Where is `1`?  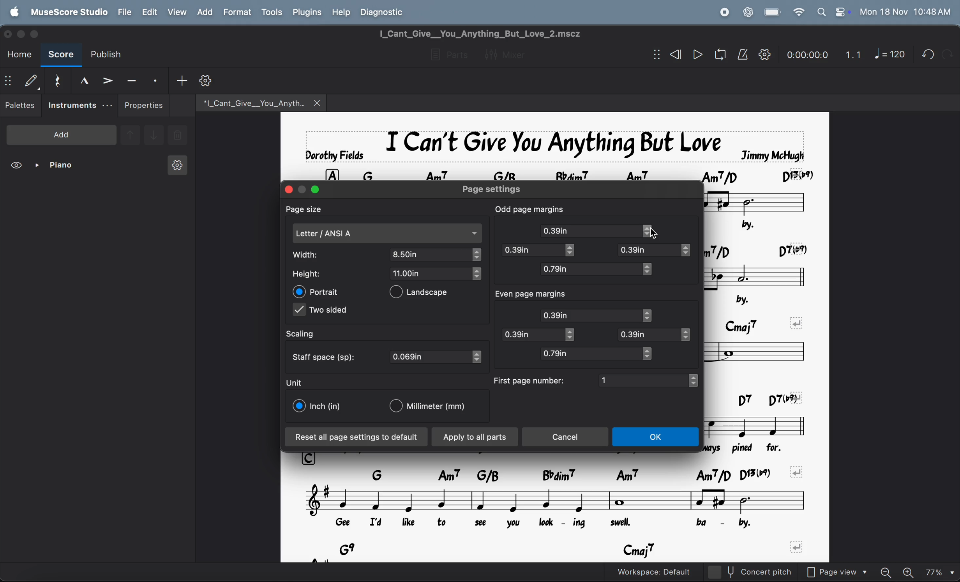
1 is located at coordinates (643, 380).